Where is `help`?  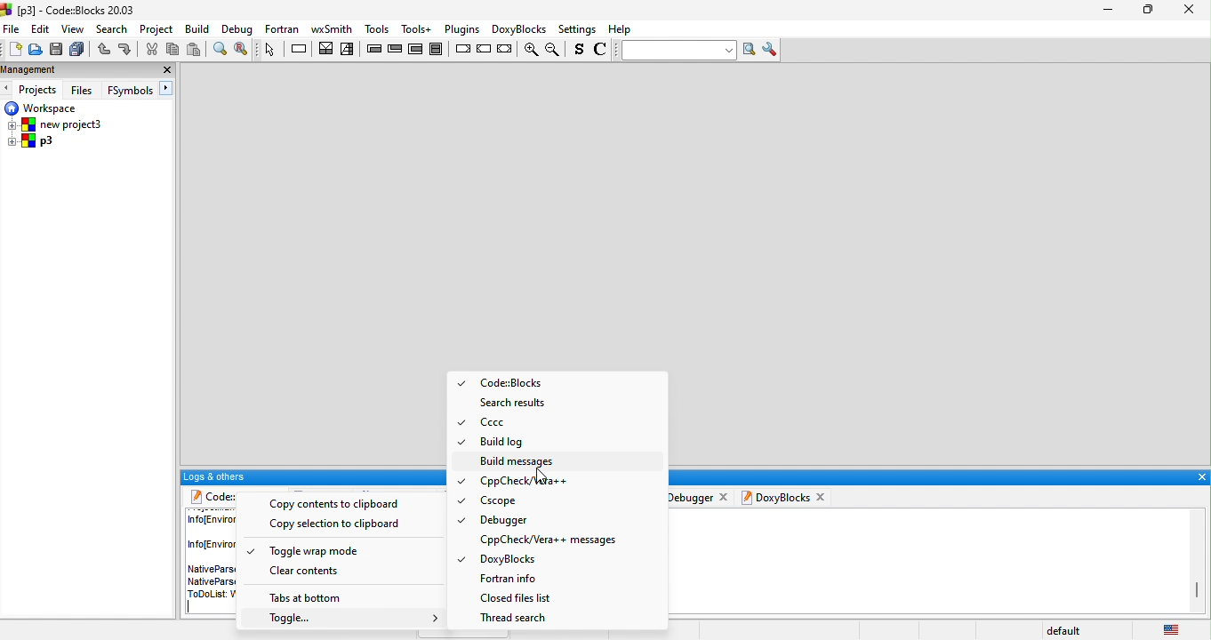
help is located at coordinates (622, 29).